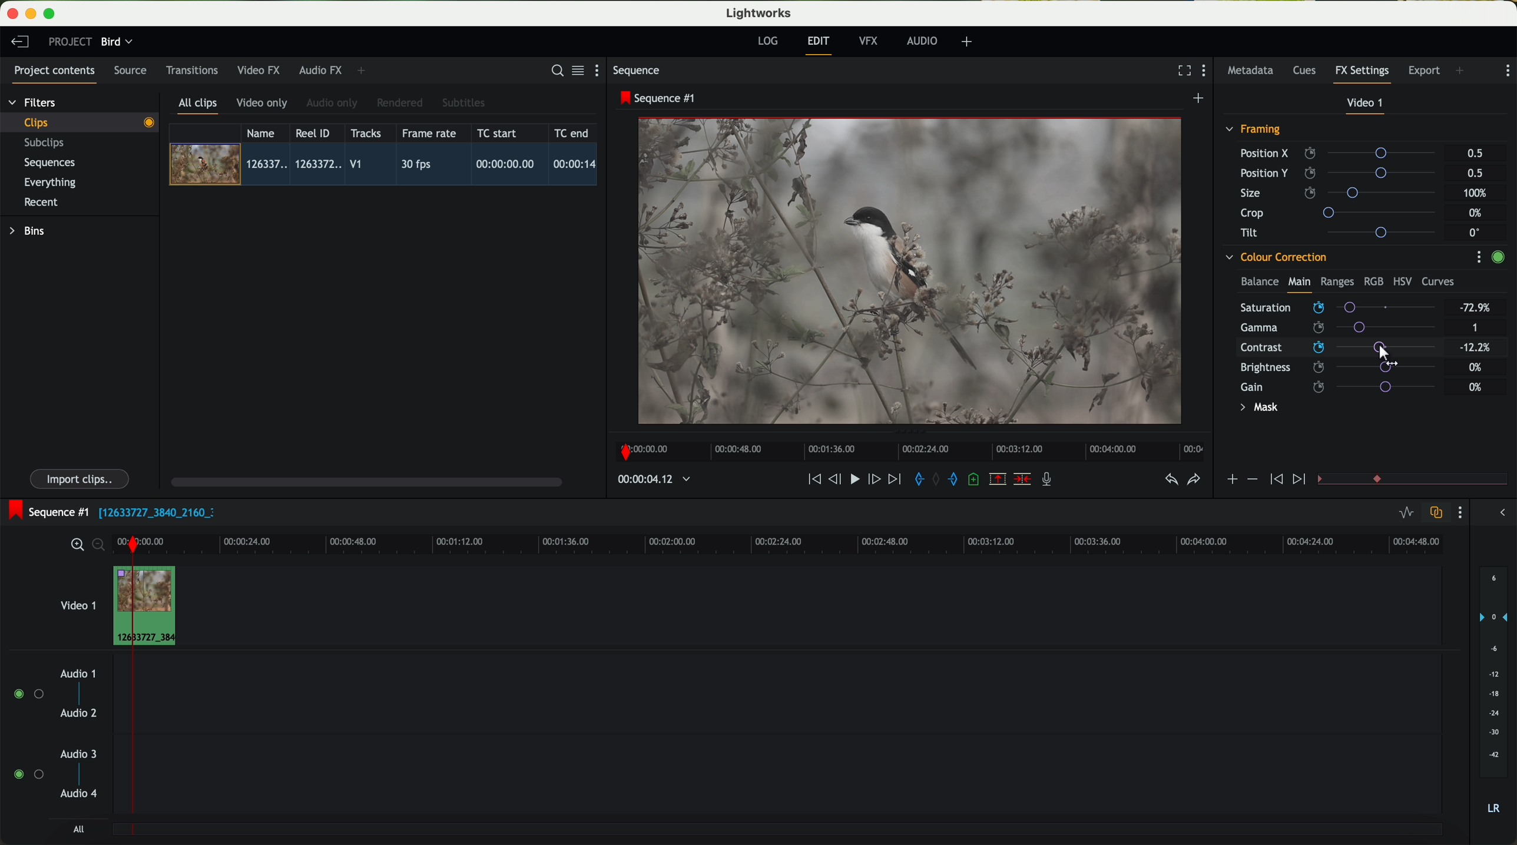 The height and width of the screenshot is (845, 1517). What do you see at coordinates (1308, 71) in the screenshot?
I see `cues` at bounding box center [1308, 71].